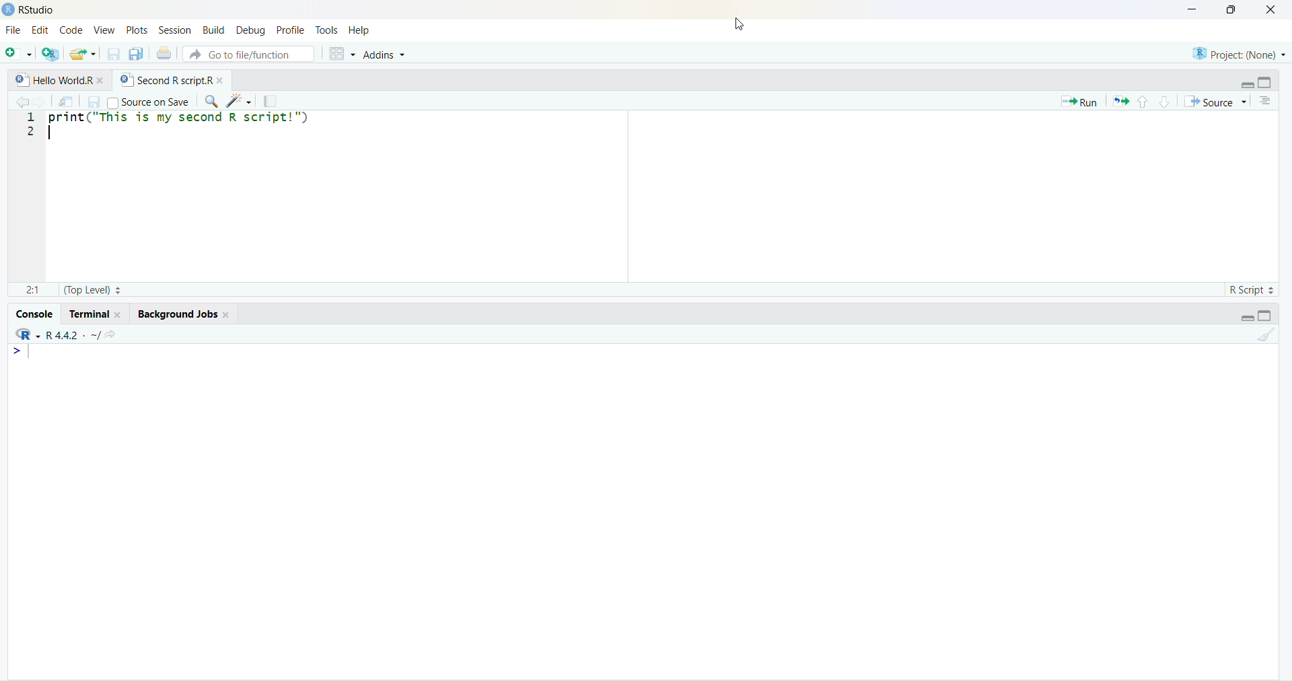 The width and height of the screenshot is (1292, 681). I want to click on Show document outline (Ctrl + Shift + O), so click(1267, 101).